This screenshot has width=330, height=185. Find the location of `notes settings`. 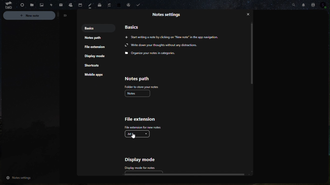

notes settings is located at coordinates (29, 178).